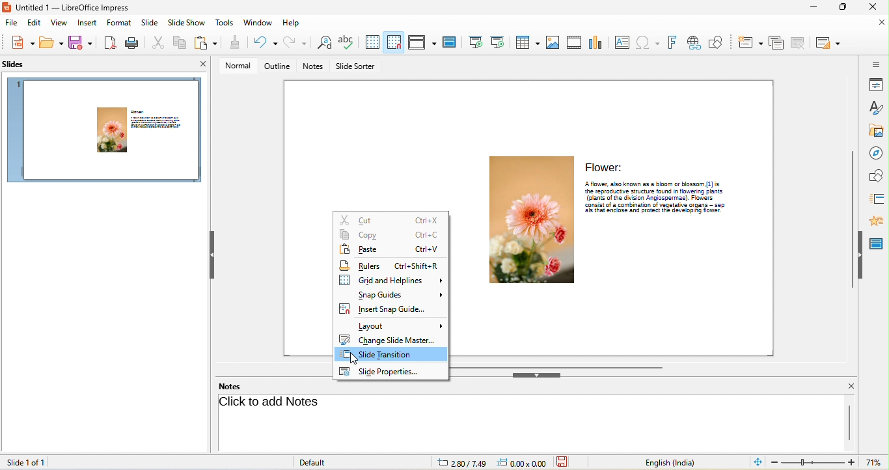 The height and width of the screenshot is (470, 889). I want to click on normal, so click(236, 66).